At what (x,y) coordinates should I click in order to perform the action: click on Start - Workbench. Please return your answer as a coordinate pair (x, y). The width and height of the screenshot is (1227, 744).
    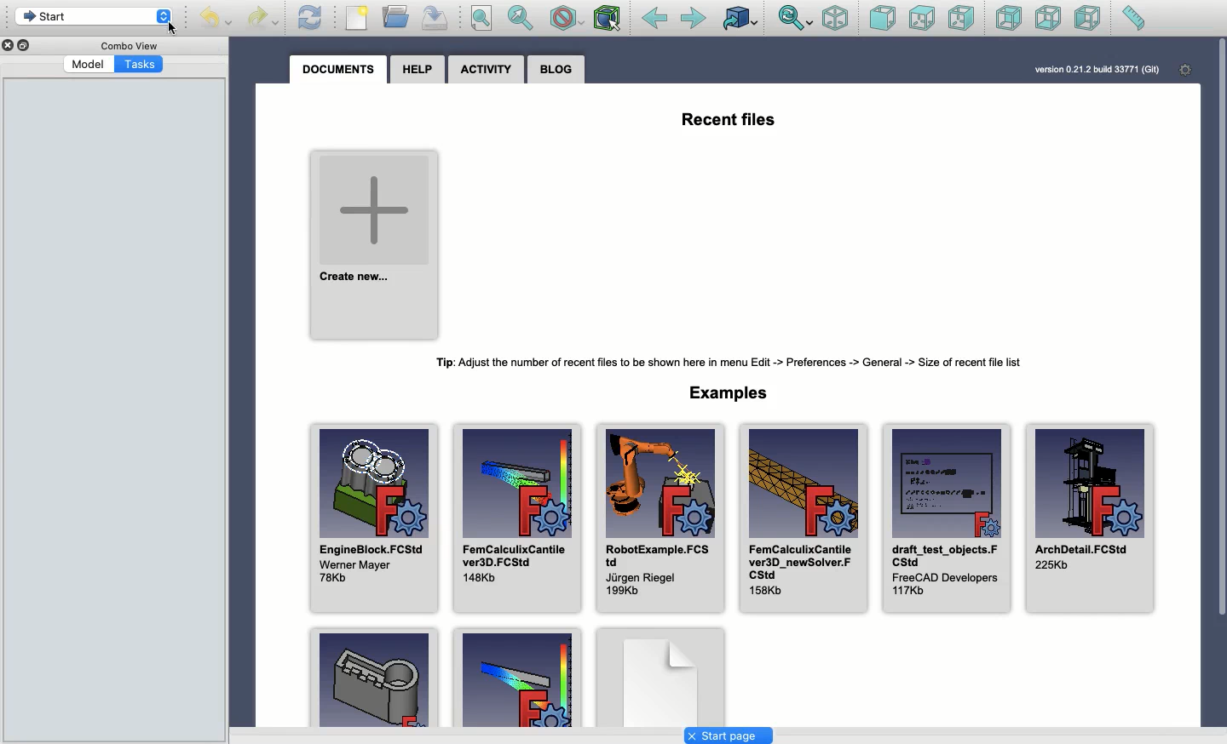
    Looking at the image, I should click on (93, 16).